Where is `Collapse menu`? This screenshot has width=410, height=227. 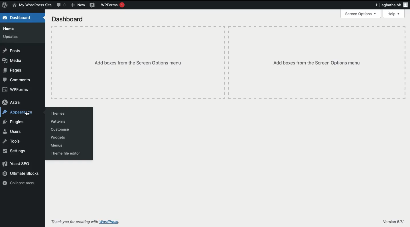 Collapse menu is located at coordinates (21, 183).